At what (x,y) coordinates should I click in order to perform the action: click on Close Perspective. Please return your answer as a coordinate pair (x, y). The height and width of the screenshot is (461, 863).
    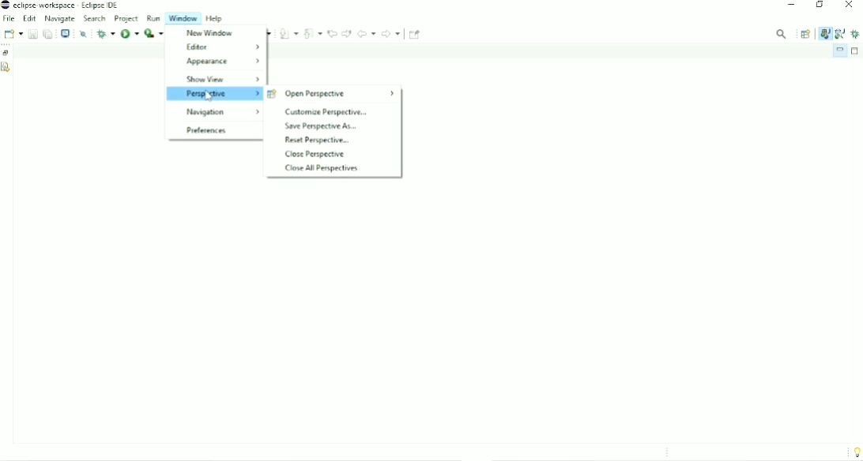
    Looking at the image, I should click on (315, 155).